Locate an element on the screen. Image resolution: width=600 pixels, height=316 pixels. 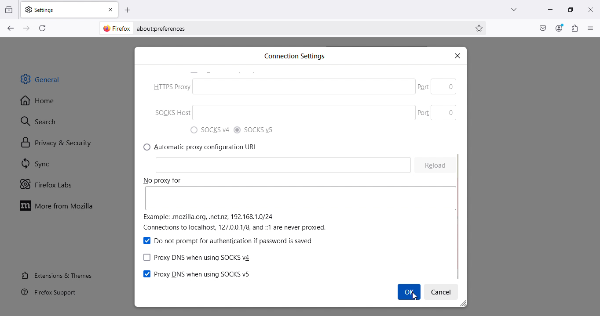
learn more is located at coordinates (240, 229).